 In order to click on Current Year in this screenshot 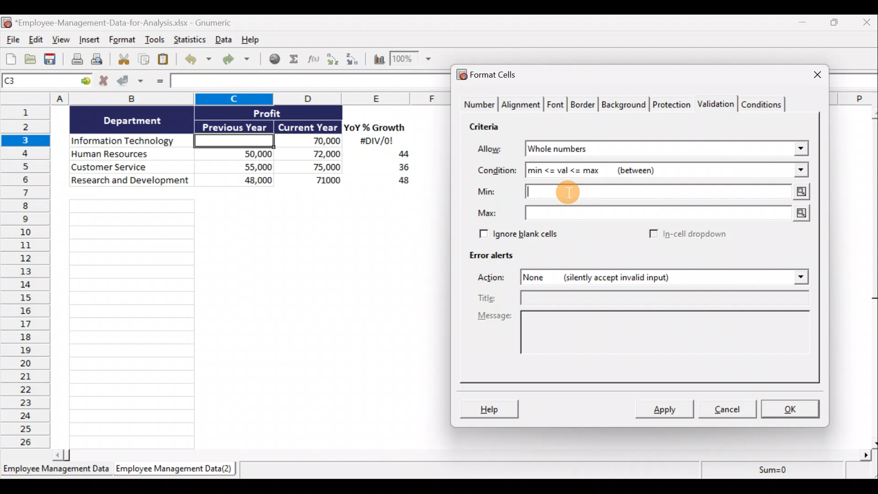, I will do `click(307, 128)`.